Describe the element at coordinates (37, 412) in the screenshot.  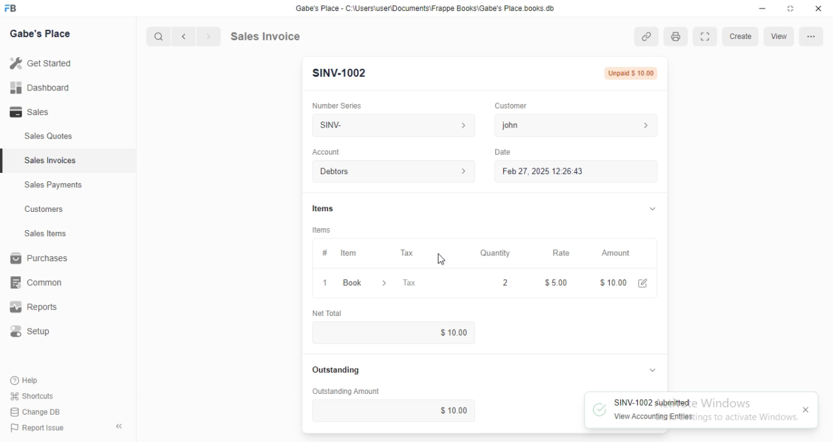
I see `Change DB` at that location.